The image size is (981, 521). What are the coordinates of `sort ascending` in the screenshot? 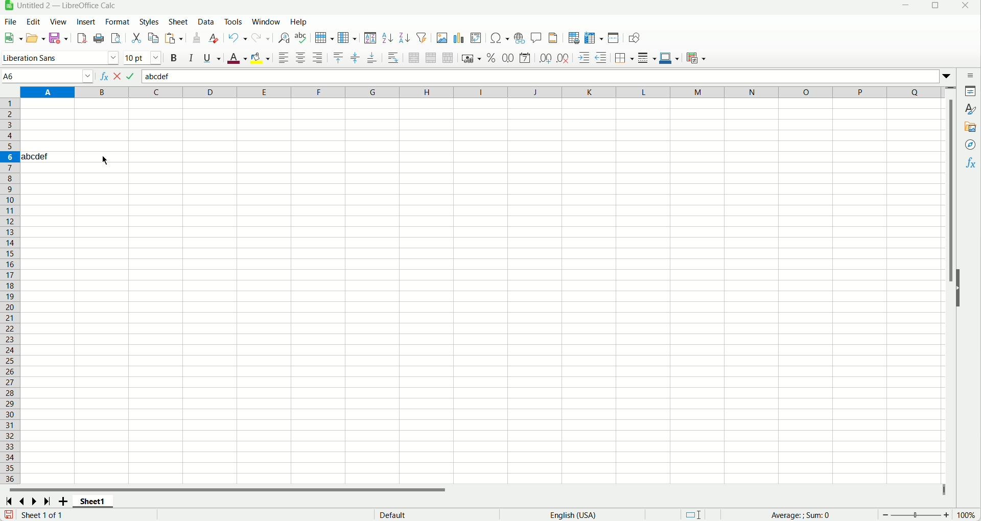 It's located at (387, 38).